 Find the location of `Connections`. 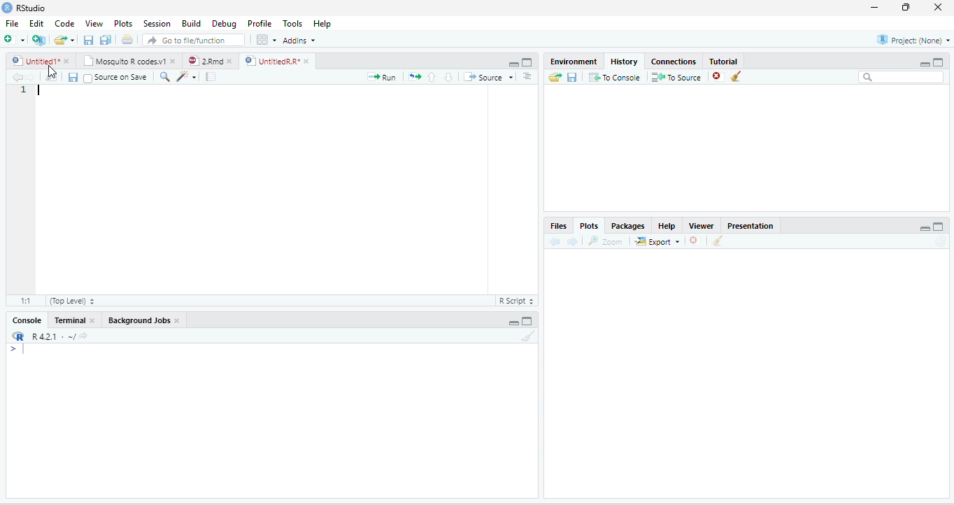

Connections is located at coordinates (674, 61).